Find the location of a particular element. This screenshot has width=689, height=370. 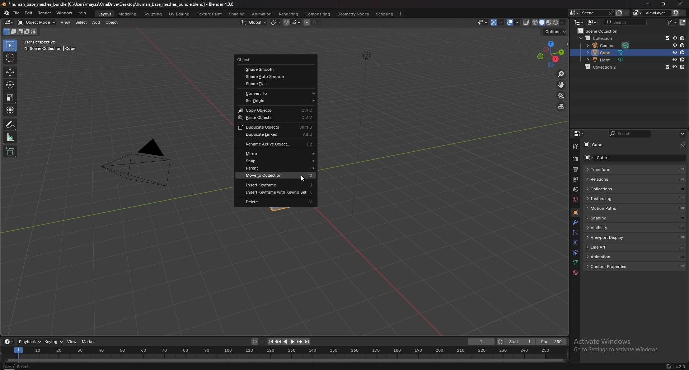

output is located at coordinates (575, 170).